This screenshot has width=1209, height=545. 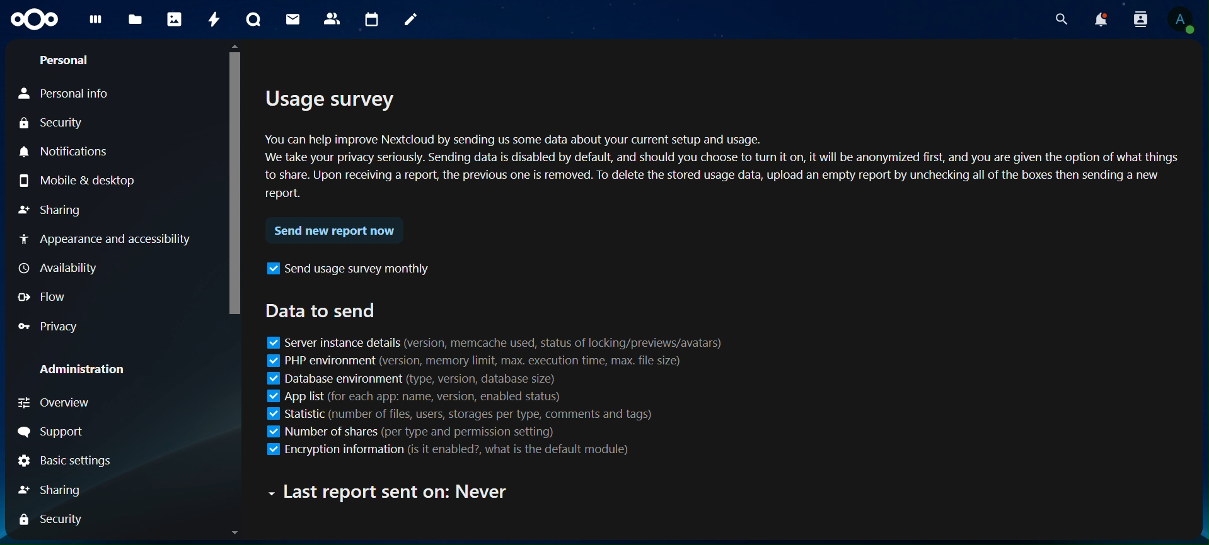 What do you see at coordinates (474, 362) in the screenshot?
I see `PHP environment` at bounding box center [474, 362].